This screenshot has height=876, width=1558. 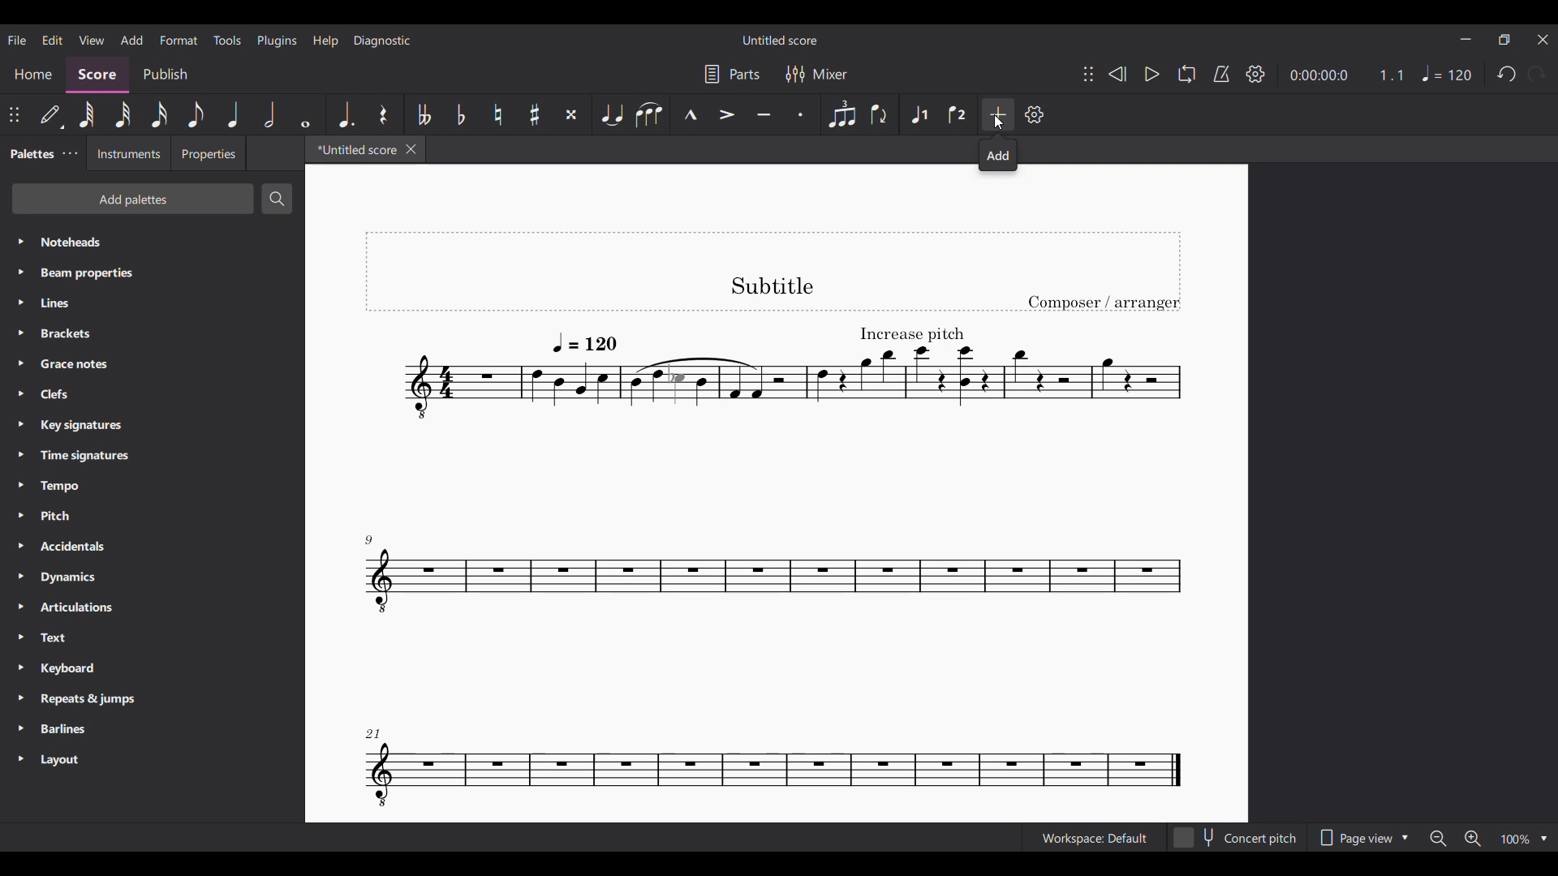 What do you see at coordinates (1391, 75) in the screenshot?
I see `Current ratio` at bounding box center [1391, 75].